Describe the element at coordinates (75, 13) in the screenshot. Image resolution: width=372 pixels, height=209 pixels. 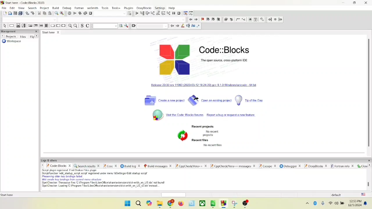
I see `run` at that location.